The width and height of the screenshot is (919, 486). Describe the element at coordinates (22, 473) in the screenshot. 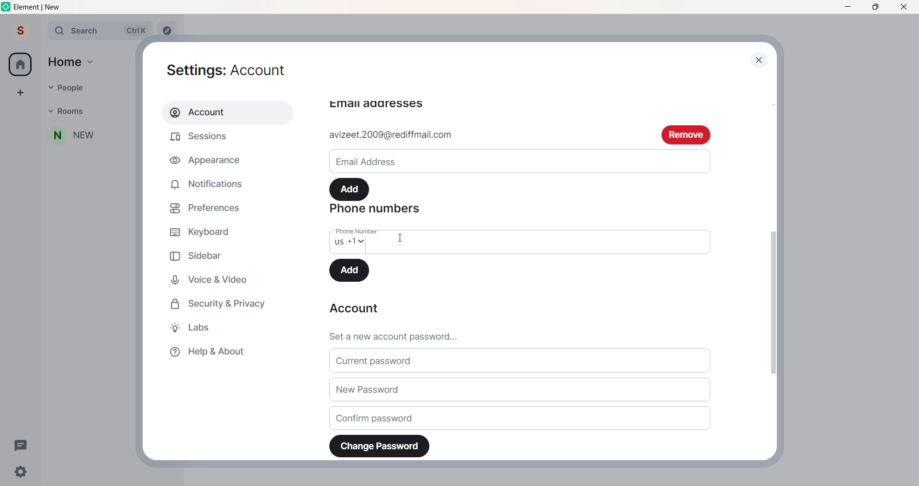

I see `Quick Setting` at that location.